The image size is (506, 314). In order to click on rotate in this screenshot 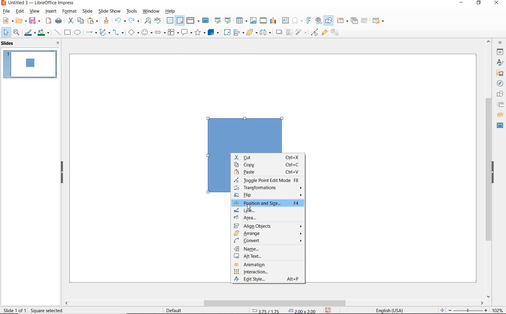, I will do `click(227, 32)`.